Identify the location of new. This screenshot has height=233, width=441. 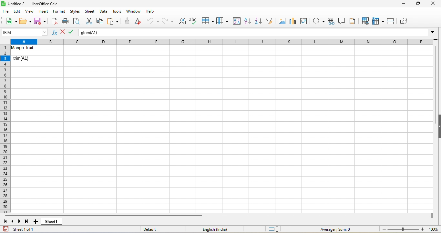
(10, 21).